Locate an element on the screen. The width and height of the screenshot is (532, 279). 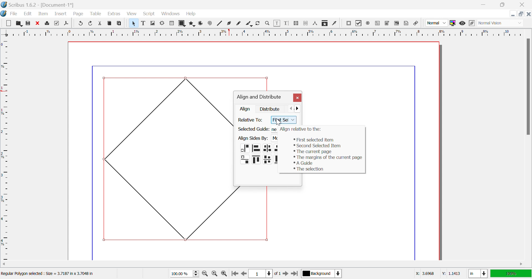
y: 1.1413 is located at coordinates (451, 273).